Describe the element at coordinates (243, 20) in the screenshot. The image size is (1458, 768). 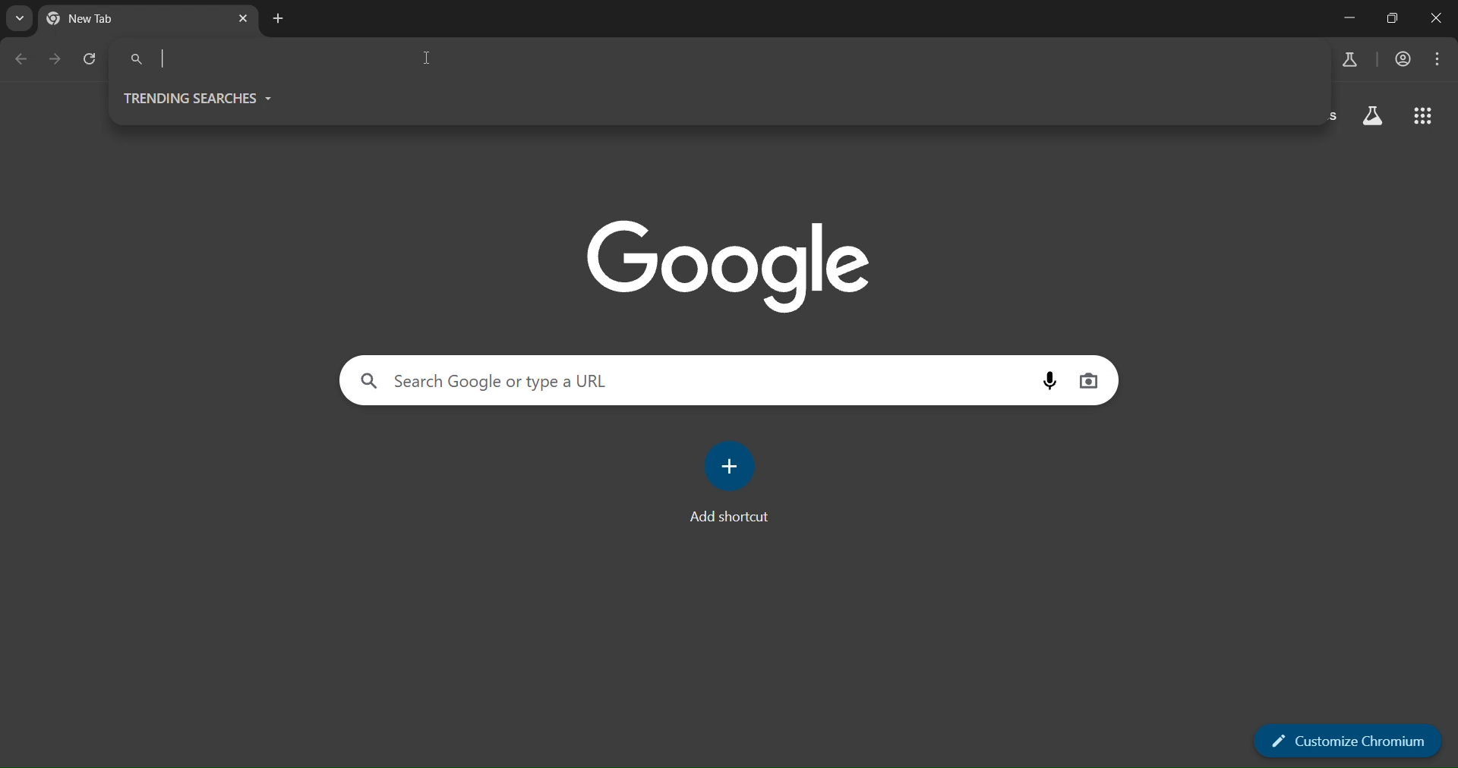
I see `close tab` at that location.